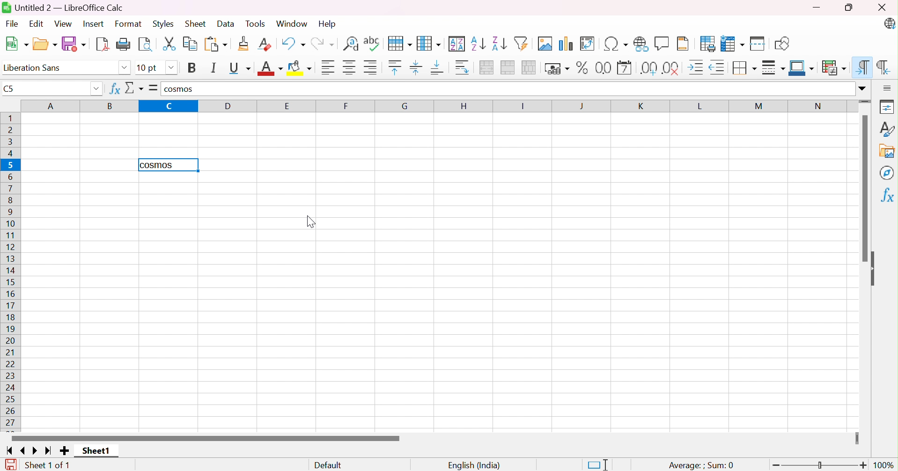  Describe the element at coordinates (96, 451) in the screenshot. I see `Sheet1` at that location.